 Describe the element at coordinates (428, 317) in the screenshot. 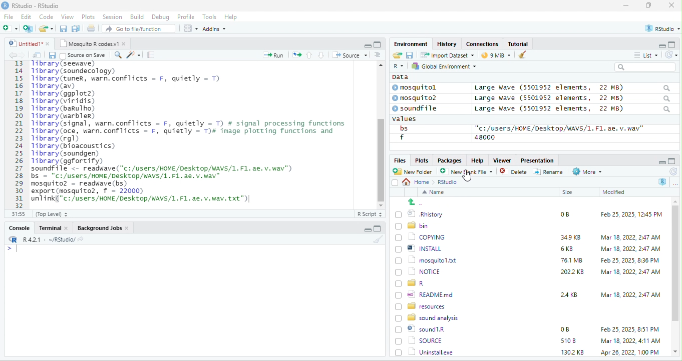

I see `8 sound analysis` at that location.